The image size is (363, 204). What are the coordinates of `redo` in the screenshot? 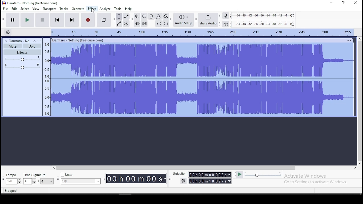 It's located at (166, 24).